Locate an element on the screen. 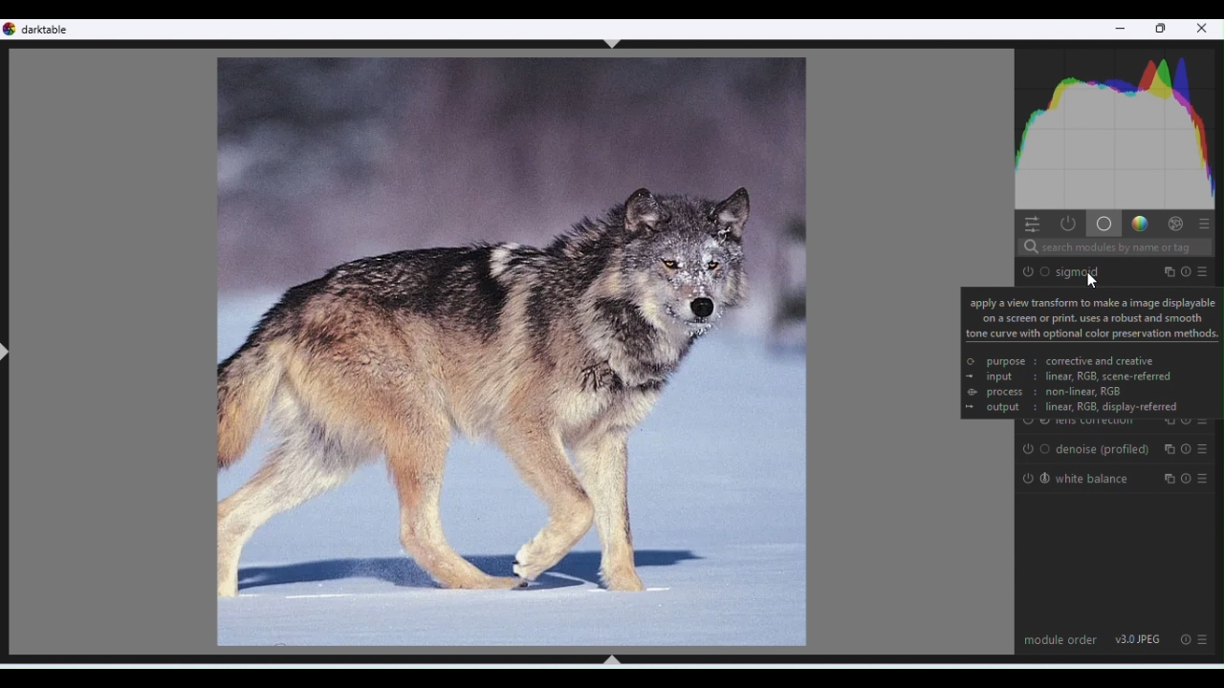 The image size is (1224, 688). Restore is located at coordinates (1163, 30).